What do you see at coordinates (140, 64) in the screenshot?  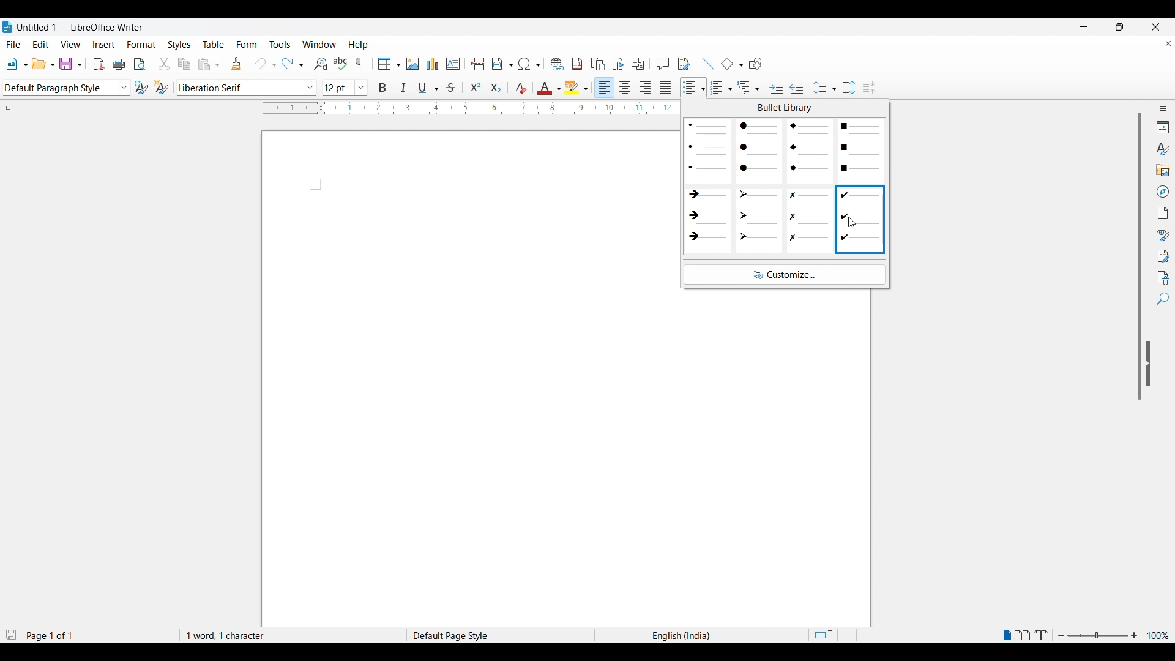 I see `toggle print preview` at bounding box center [140, 64].